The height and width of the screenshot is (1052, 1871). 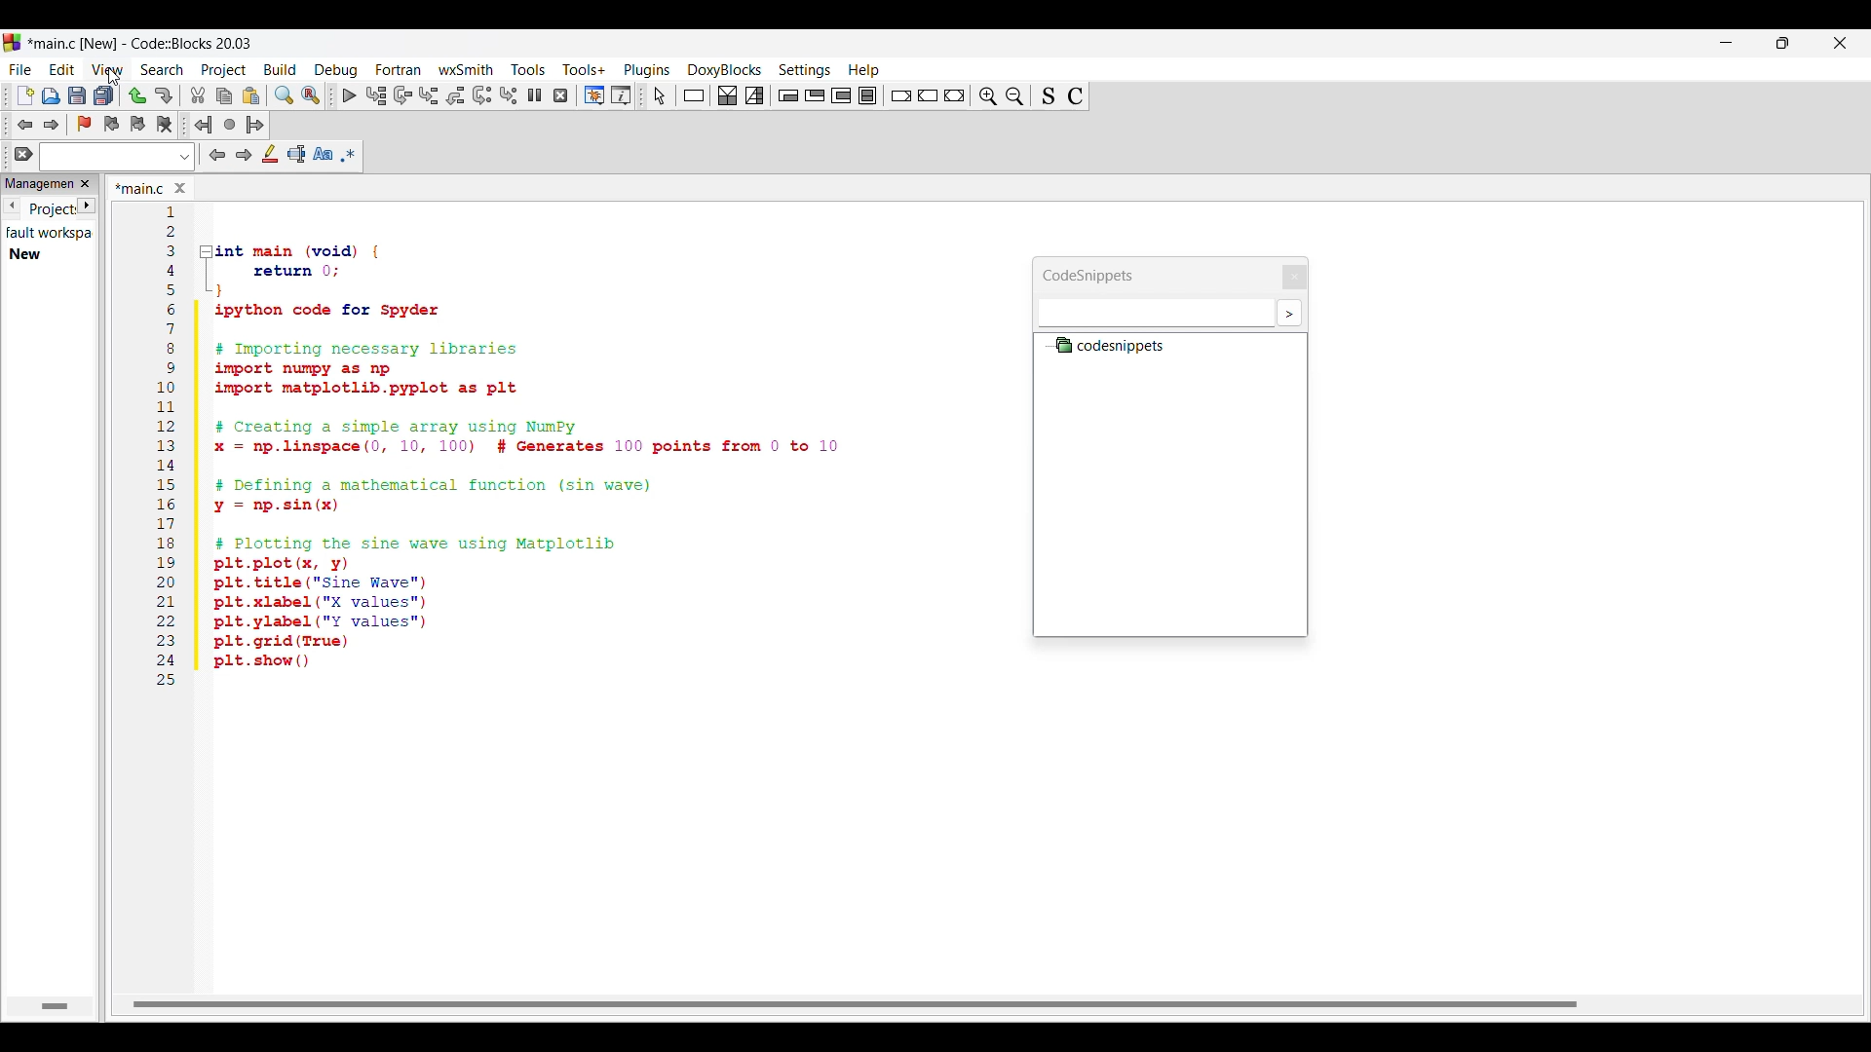 What do you see at coordinates (163, 70) in the screenshot?
I see `Search menu` at bounding box center [163, 70].